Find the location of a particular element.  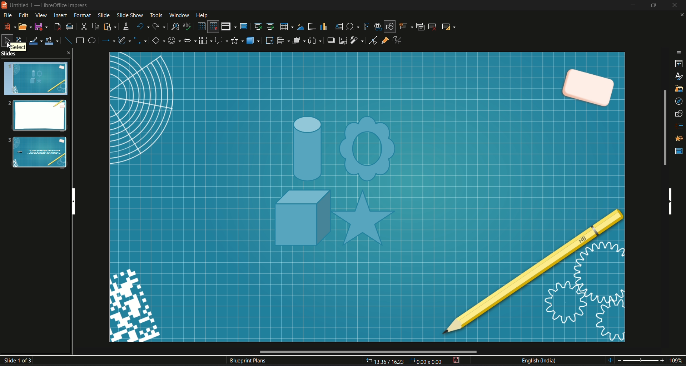

properties is located at coordinates (679, 65).